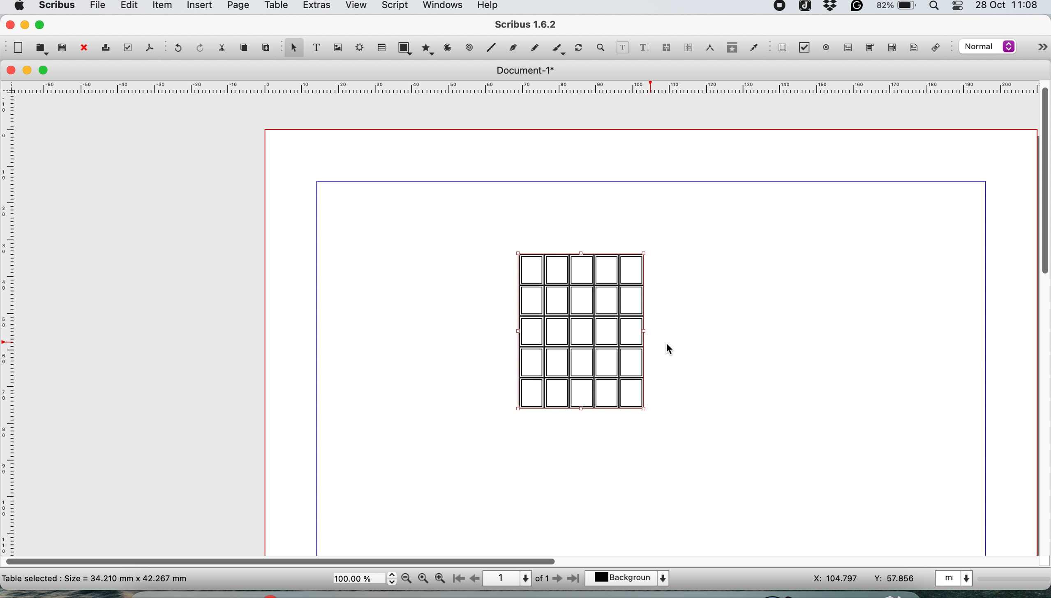 The height and width of the screenshot is (598, 1051). I want to click on maximise, so click(42, 24).